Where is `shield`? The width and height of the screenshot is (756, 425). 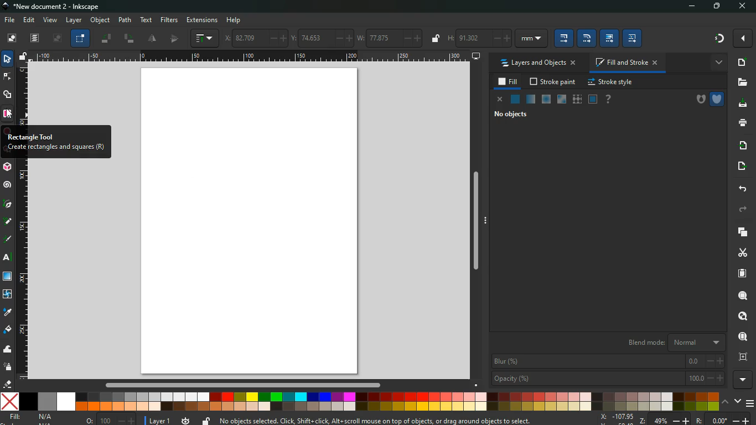 shield is located at coordinates (717, 99).